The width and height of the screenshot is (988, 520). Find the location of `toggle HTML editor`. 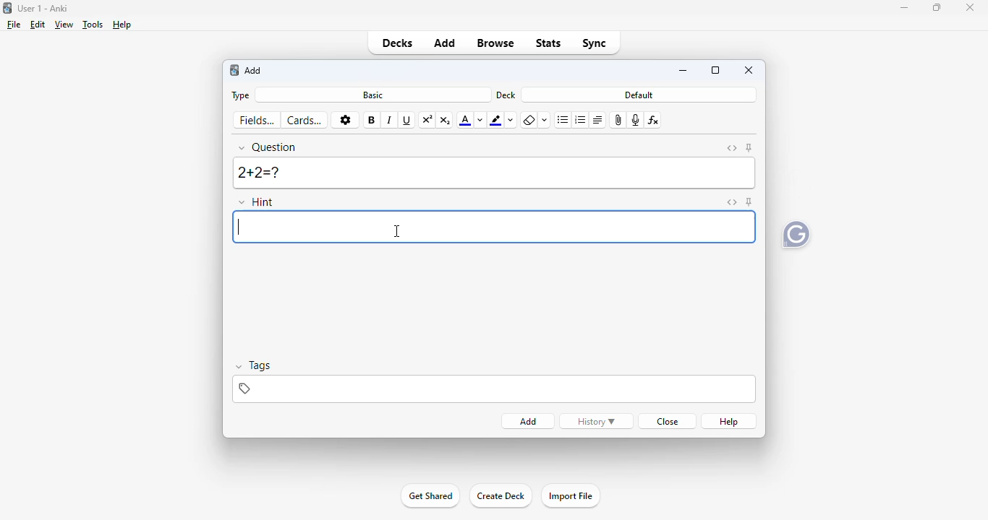

toggle HTML editor is located at coordinates (733, 202).